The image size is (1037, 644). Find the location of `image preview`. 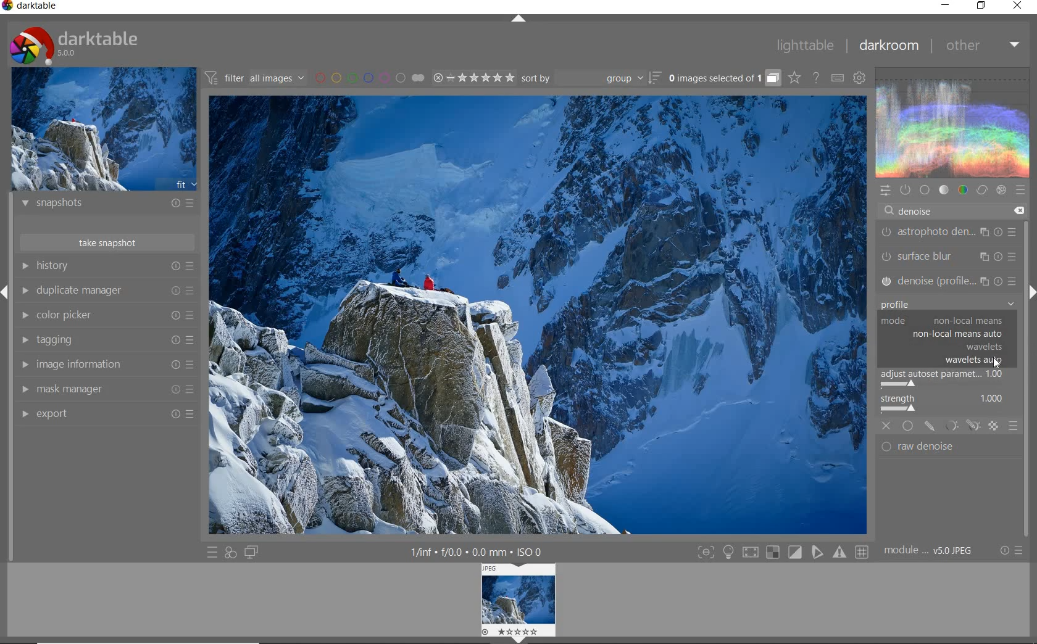

image preview is located at coordinates (103, 128).